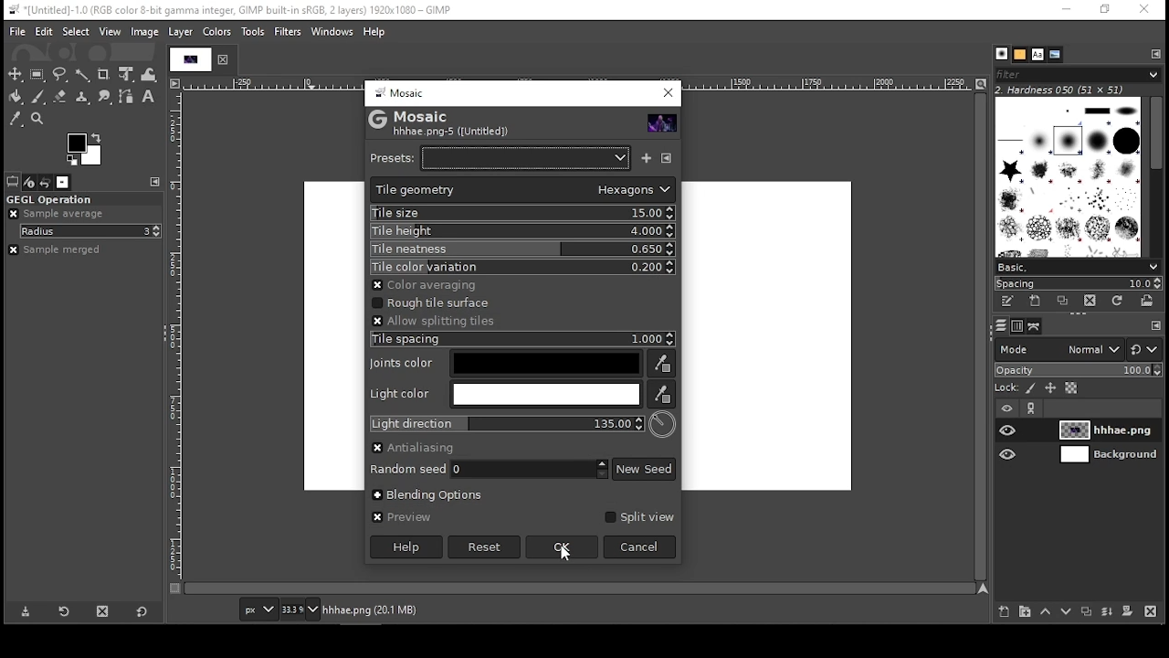 The height and width of the screenshot is (658, 1169). Describe the element at coordinates (411, 91) in the screenshot. I see `mosaic` at that location.